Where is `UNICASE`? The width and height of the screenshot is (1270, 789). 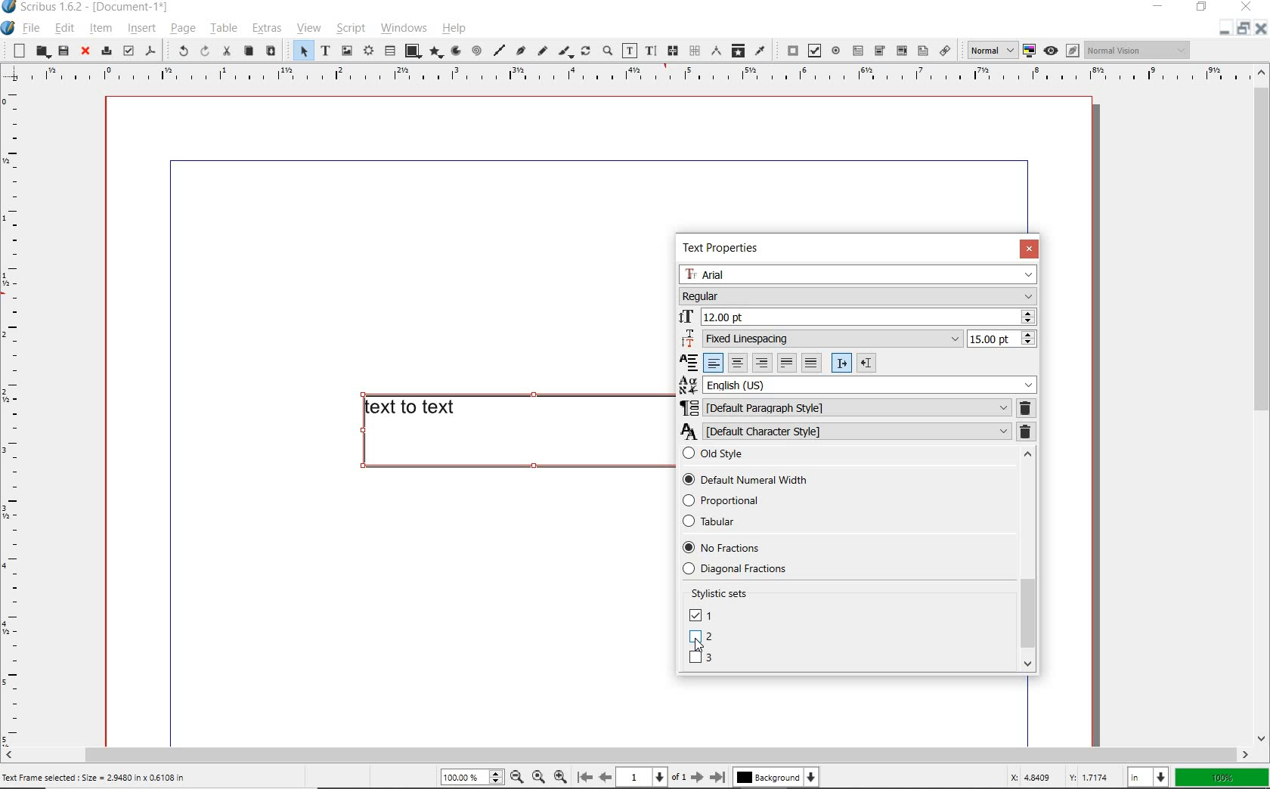
UNICASE is located at coordinates (700, 615).